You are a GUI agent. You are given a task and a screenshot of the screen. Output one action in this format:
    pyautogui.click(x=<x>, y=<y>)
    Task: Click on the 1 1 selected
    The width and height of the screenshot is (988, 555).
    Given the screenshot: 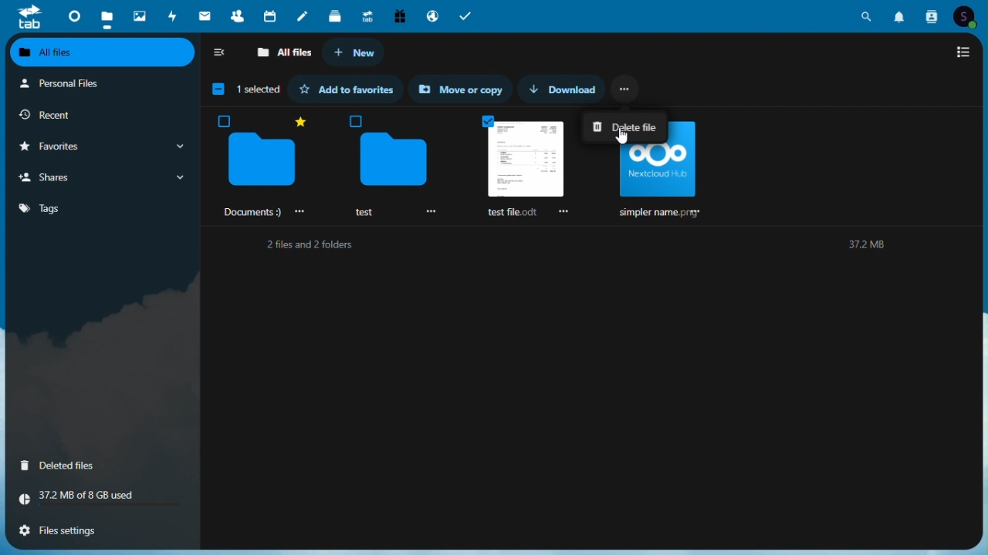 What is the action you would take?
    pyautogui.click(x=247, y=92)
    